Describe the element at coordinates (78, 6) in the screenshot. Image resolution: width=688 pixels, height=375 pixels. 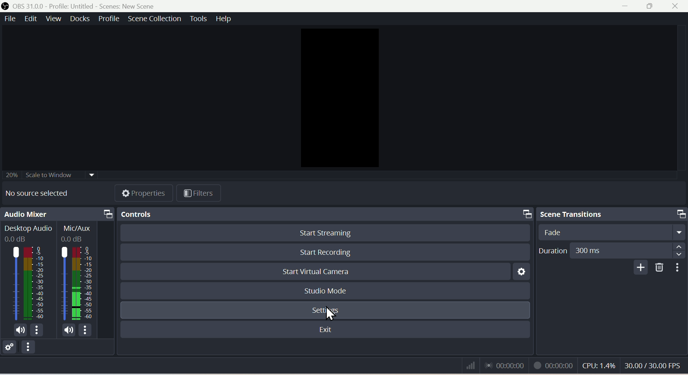
I see `OBS 31.0 .0 profile untitled scenes new scenes` at that location.